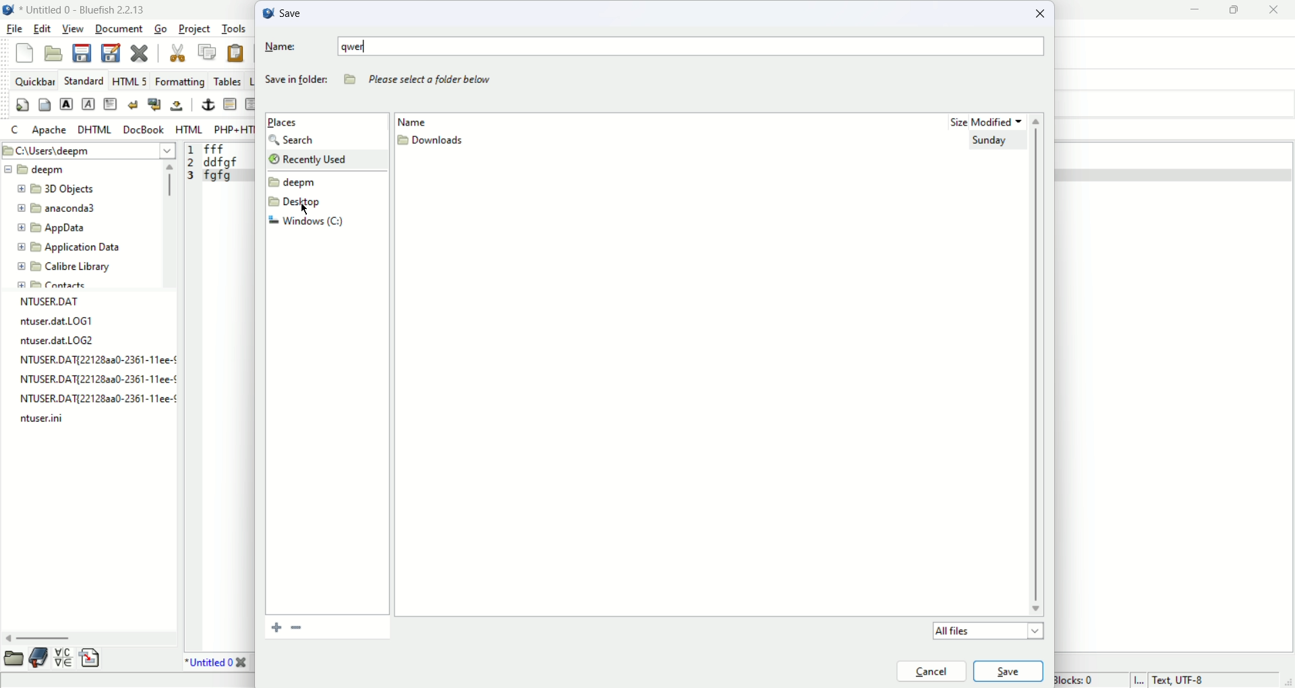 This screenshot has height=688, width=1295. I want to click on body, so click(44, 104).